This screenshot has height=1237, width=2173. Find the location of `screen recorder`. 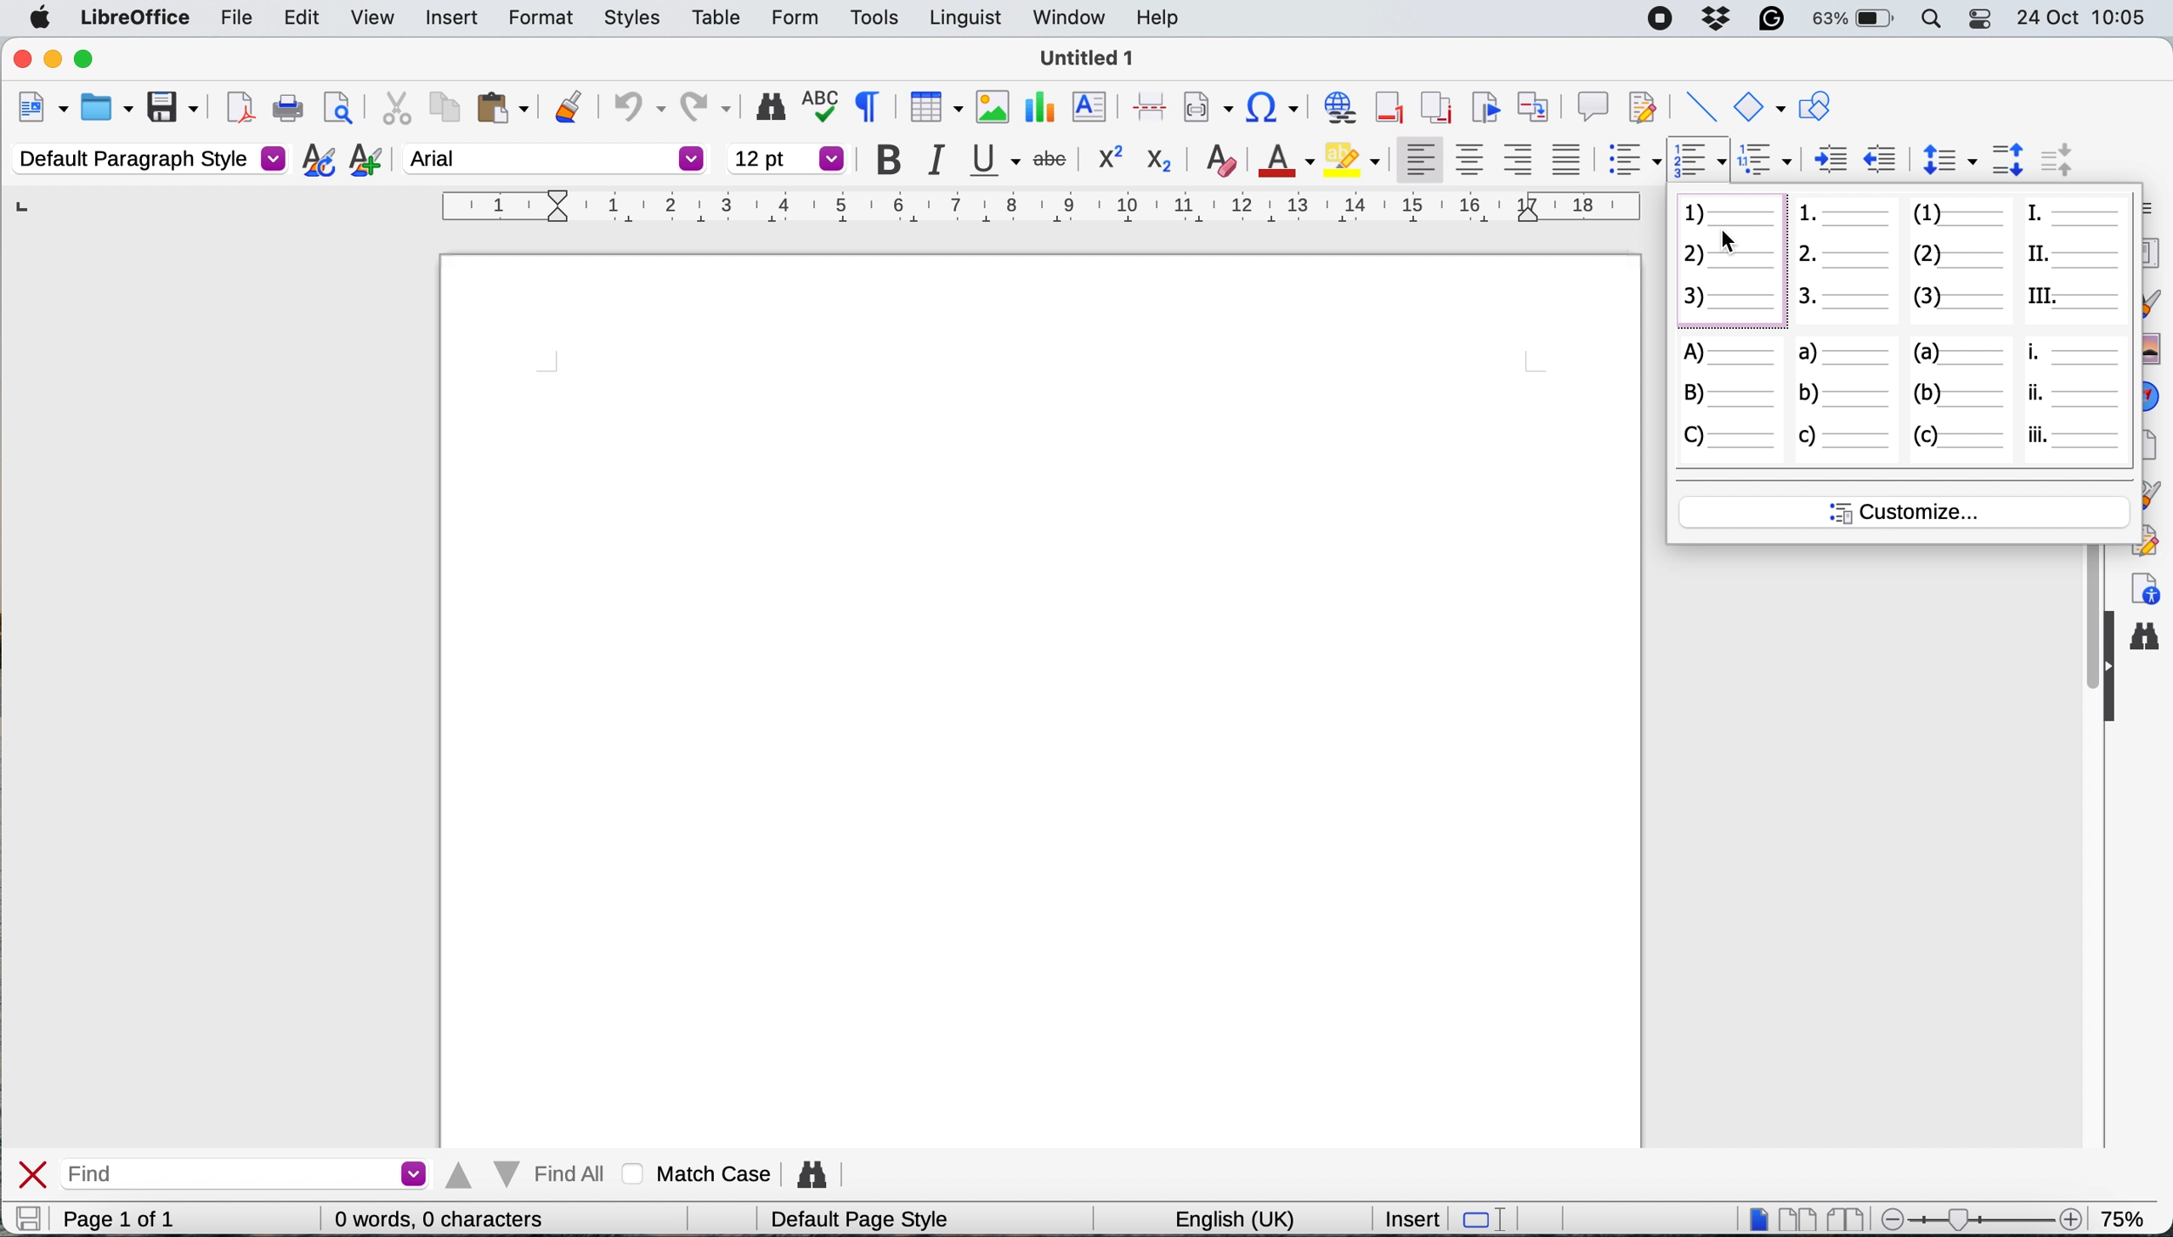

screen recorder is located at coordinates (1663, 19).